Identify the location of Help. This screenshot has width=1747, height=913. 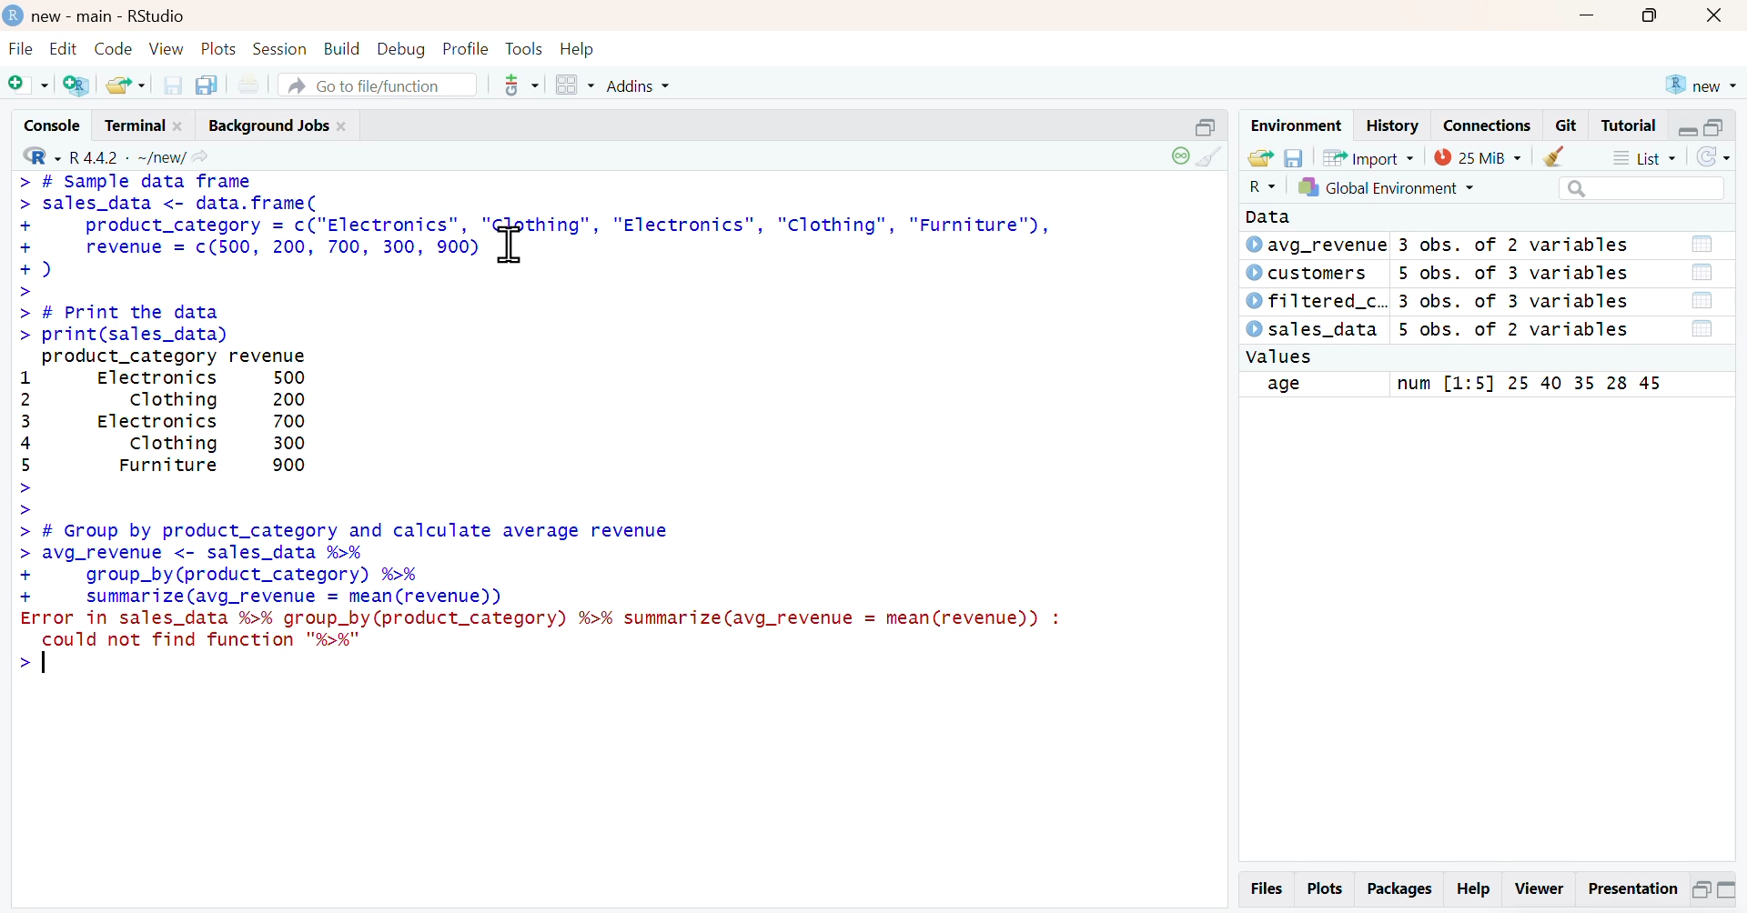
(1472, 891).